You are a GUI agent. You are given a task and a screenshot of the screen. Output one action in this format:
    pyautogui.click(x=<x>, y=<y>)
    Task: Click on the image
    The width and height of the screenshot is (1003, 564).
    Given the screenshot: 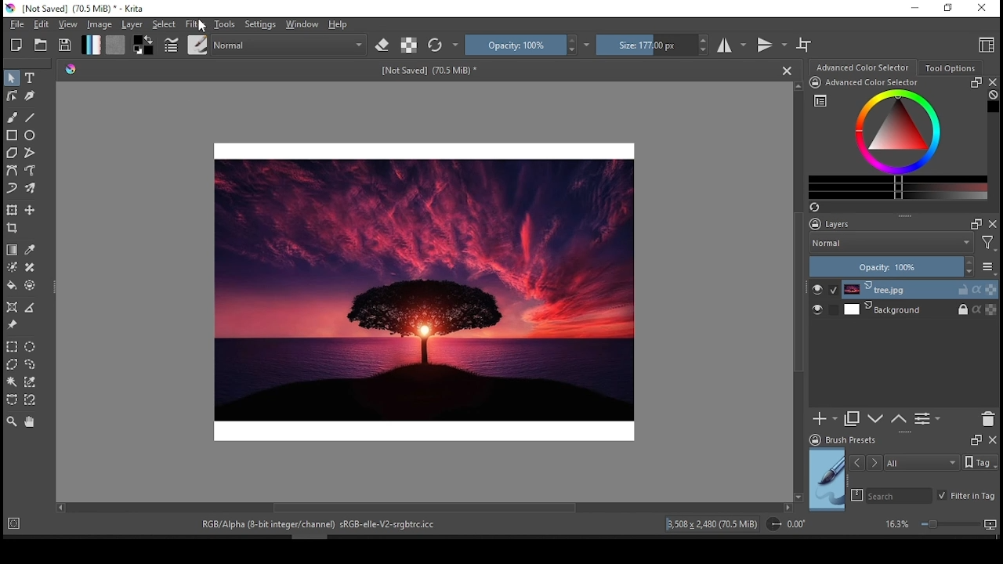 What is the action you would take?
    pyautogui.click(x=100, y=25)
    